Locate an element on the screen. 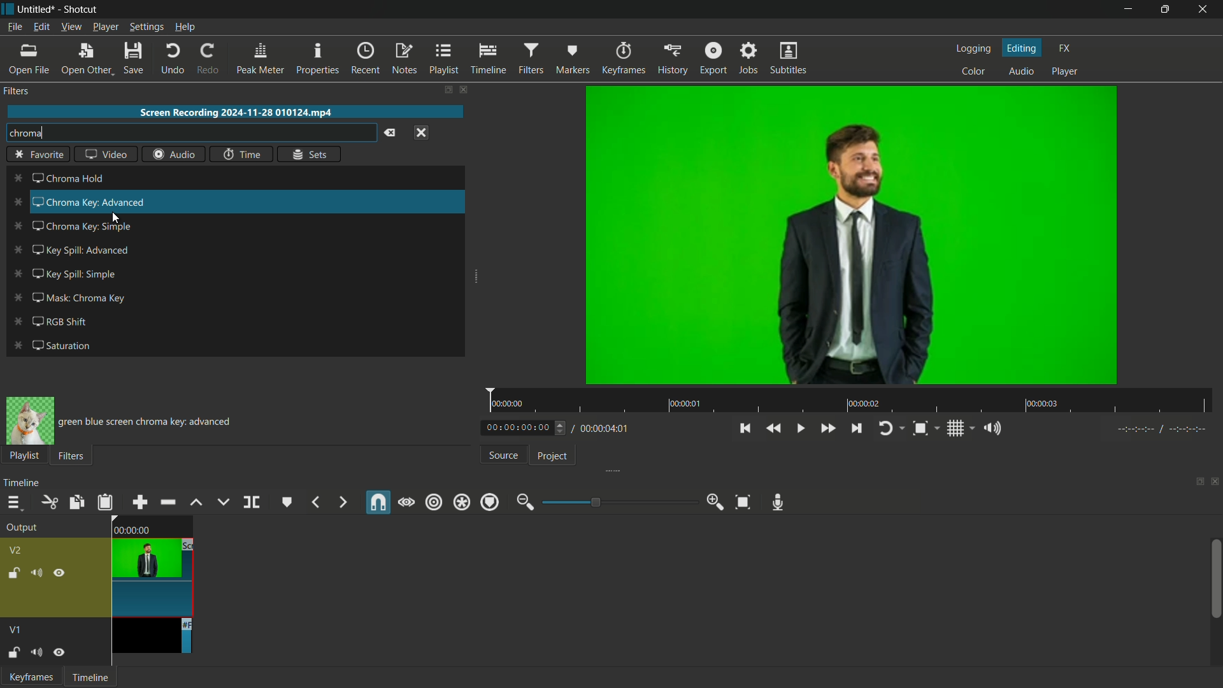 This screenshot has width=1223, height=688. open other is located at coordinates (85, 59).